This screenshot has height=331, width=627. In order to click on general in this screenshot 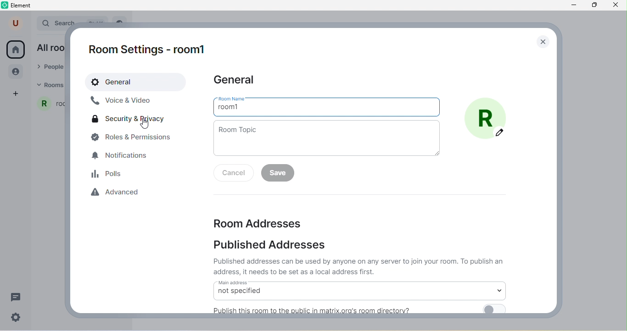, I will do `click(138, 82)`.